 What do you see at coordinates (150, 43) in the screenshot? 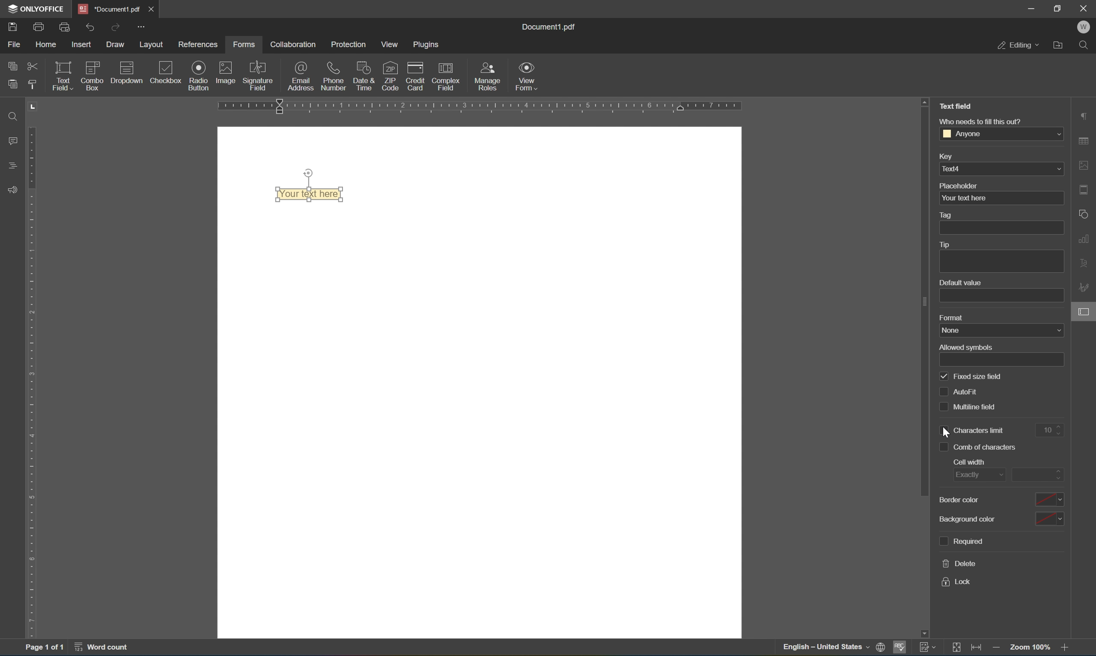
I see `layout` at bounding box center [150, 43].